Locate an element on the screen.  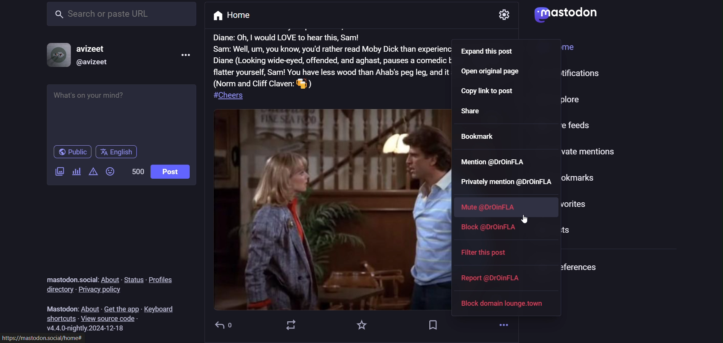
avizeet is located at coordinates (92, 50).